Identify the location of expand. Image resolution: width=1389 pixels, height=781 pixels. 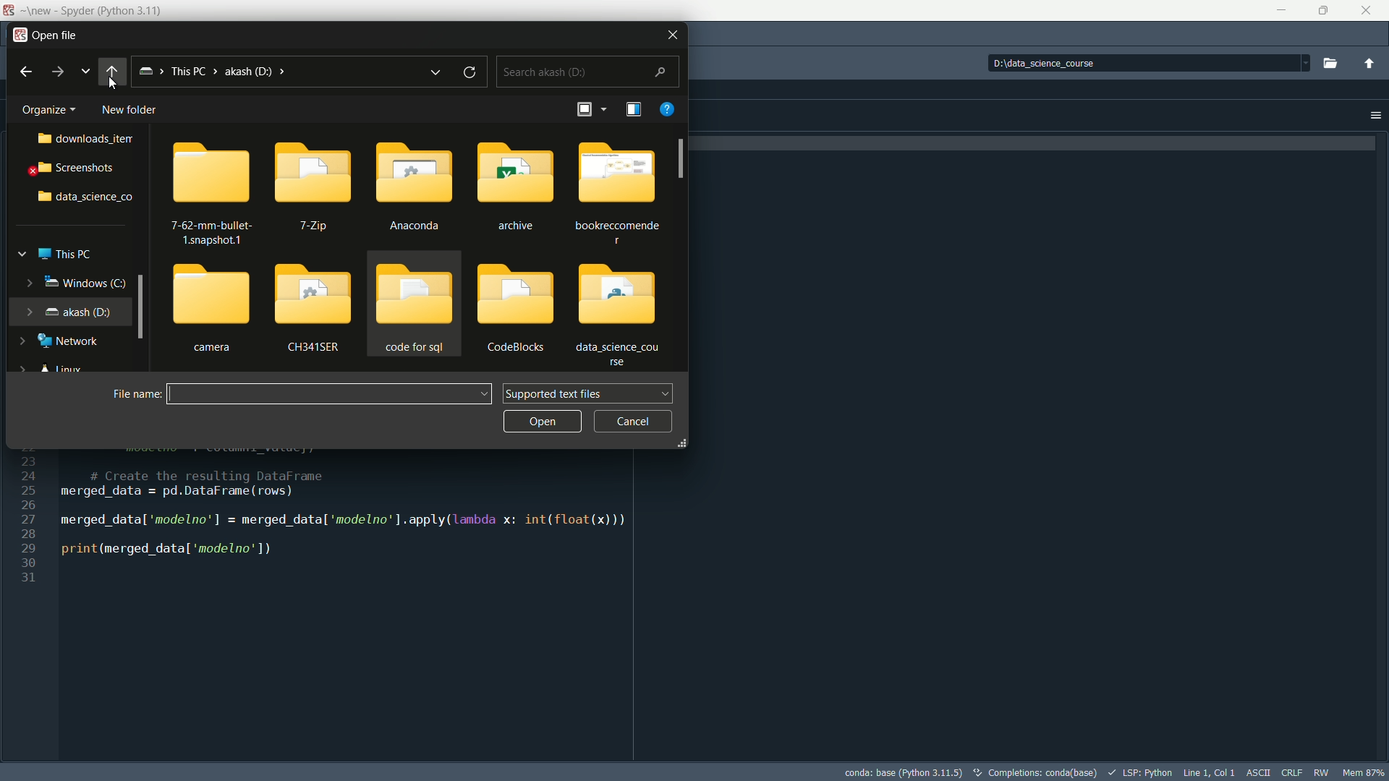
(27, 311).